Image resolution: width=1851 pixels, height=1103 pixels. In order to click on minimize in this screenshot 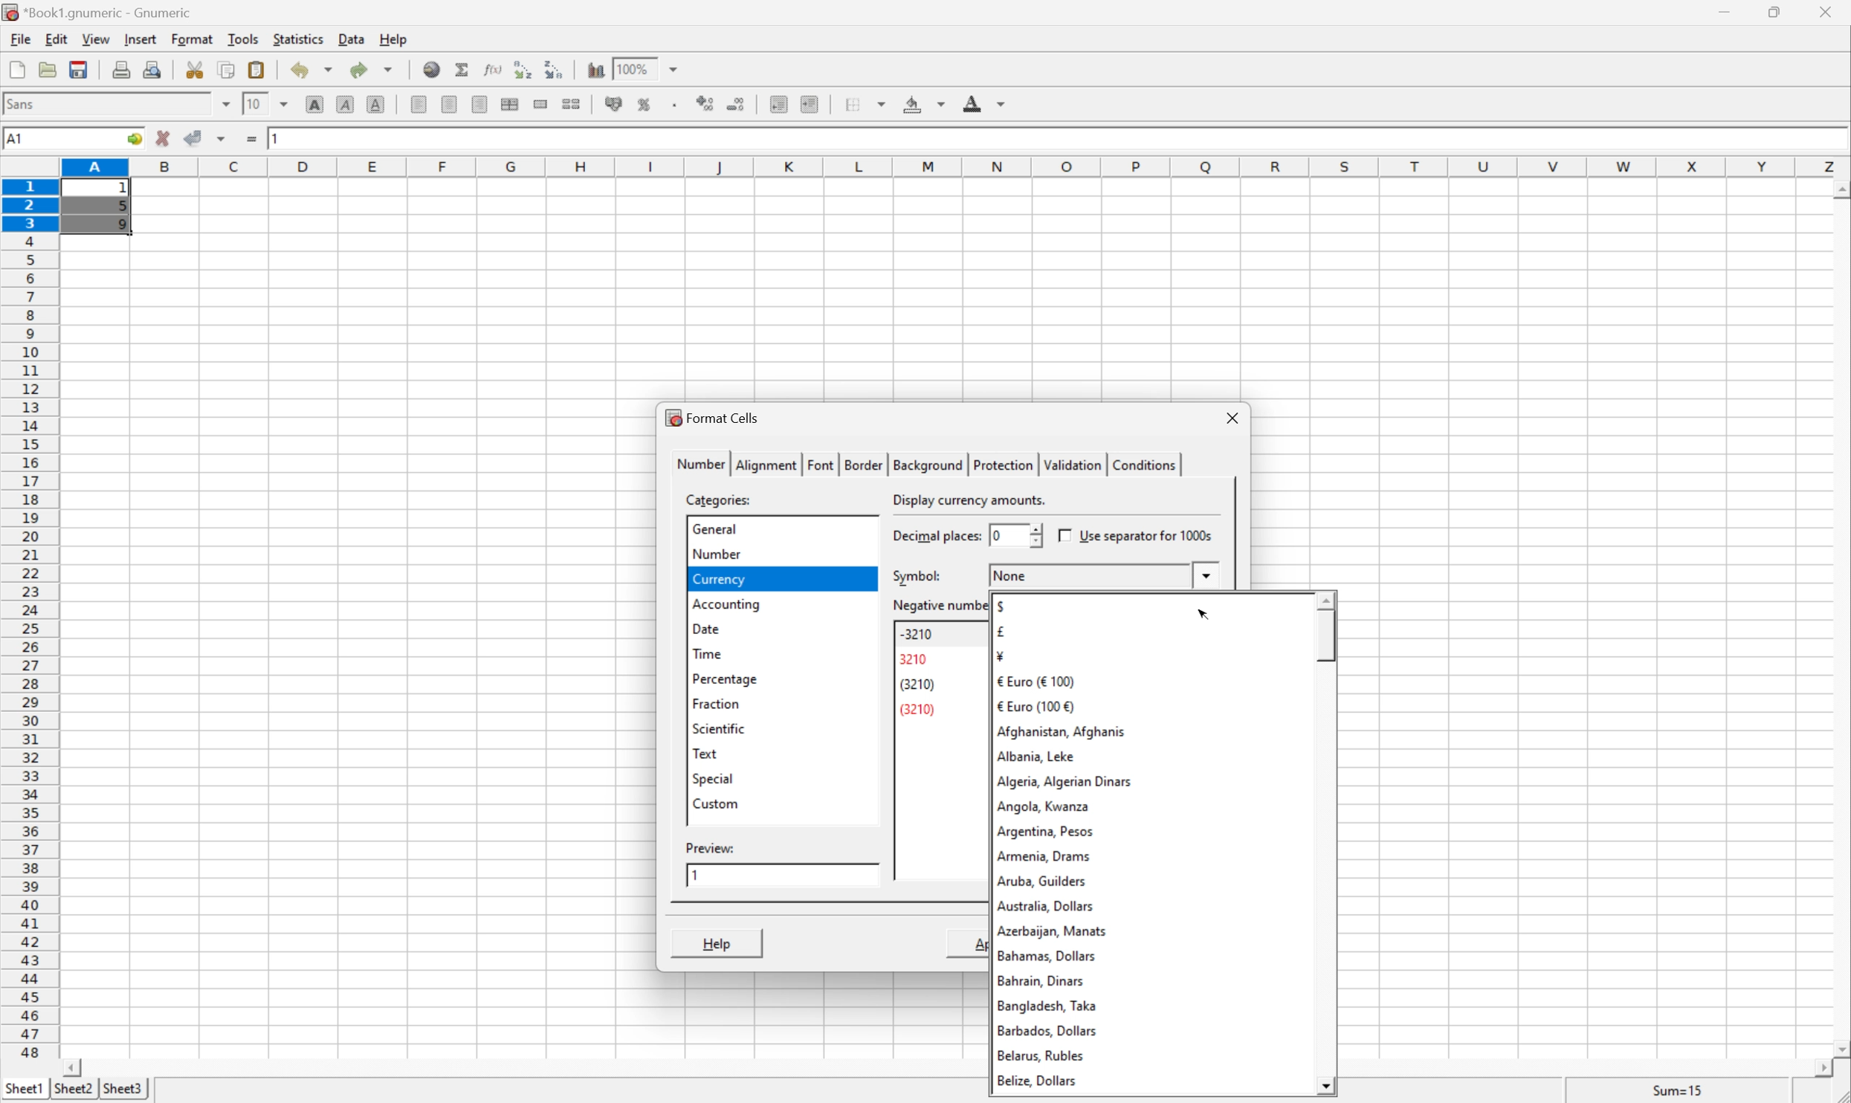, I will do `click(1728, 10)`.